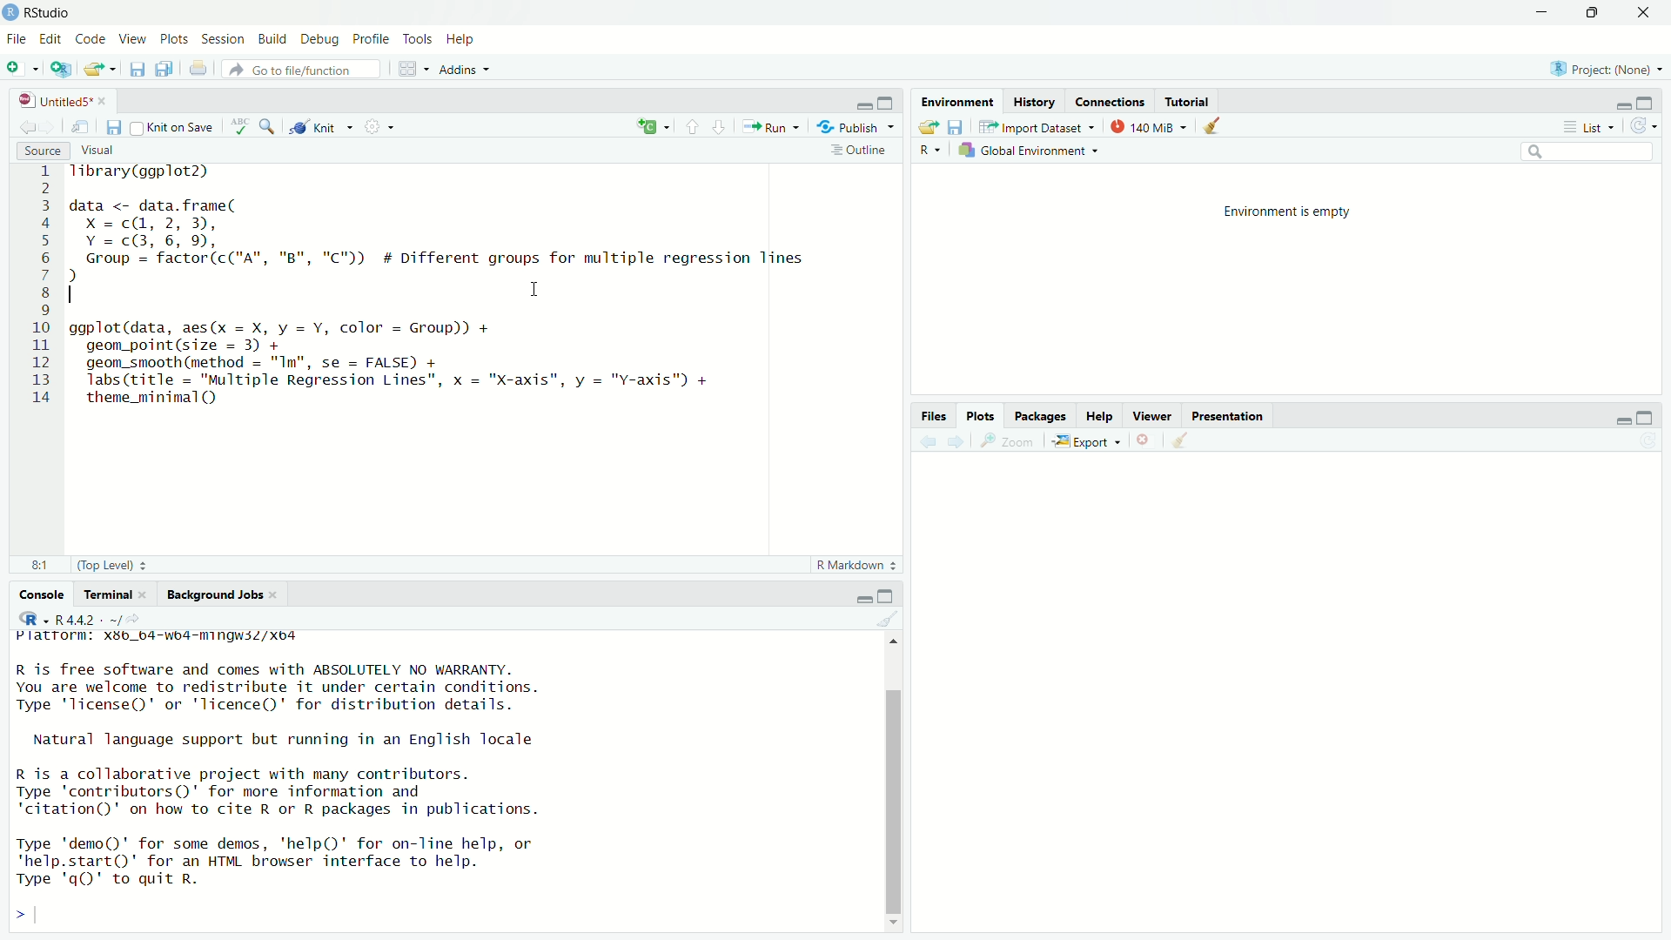 This screenshot has height=940, width=1671. I want to click on Knit, so click(323, 127).